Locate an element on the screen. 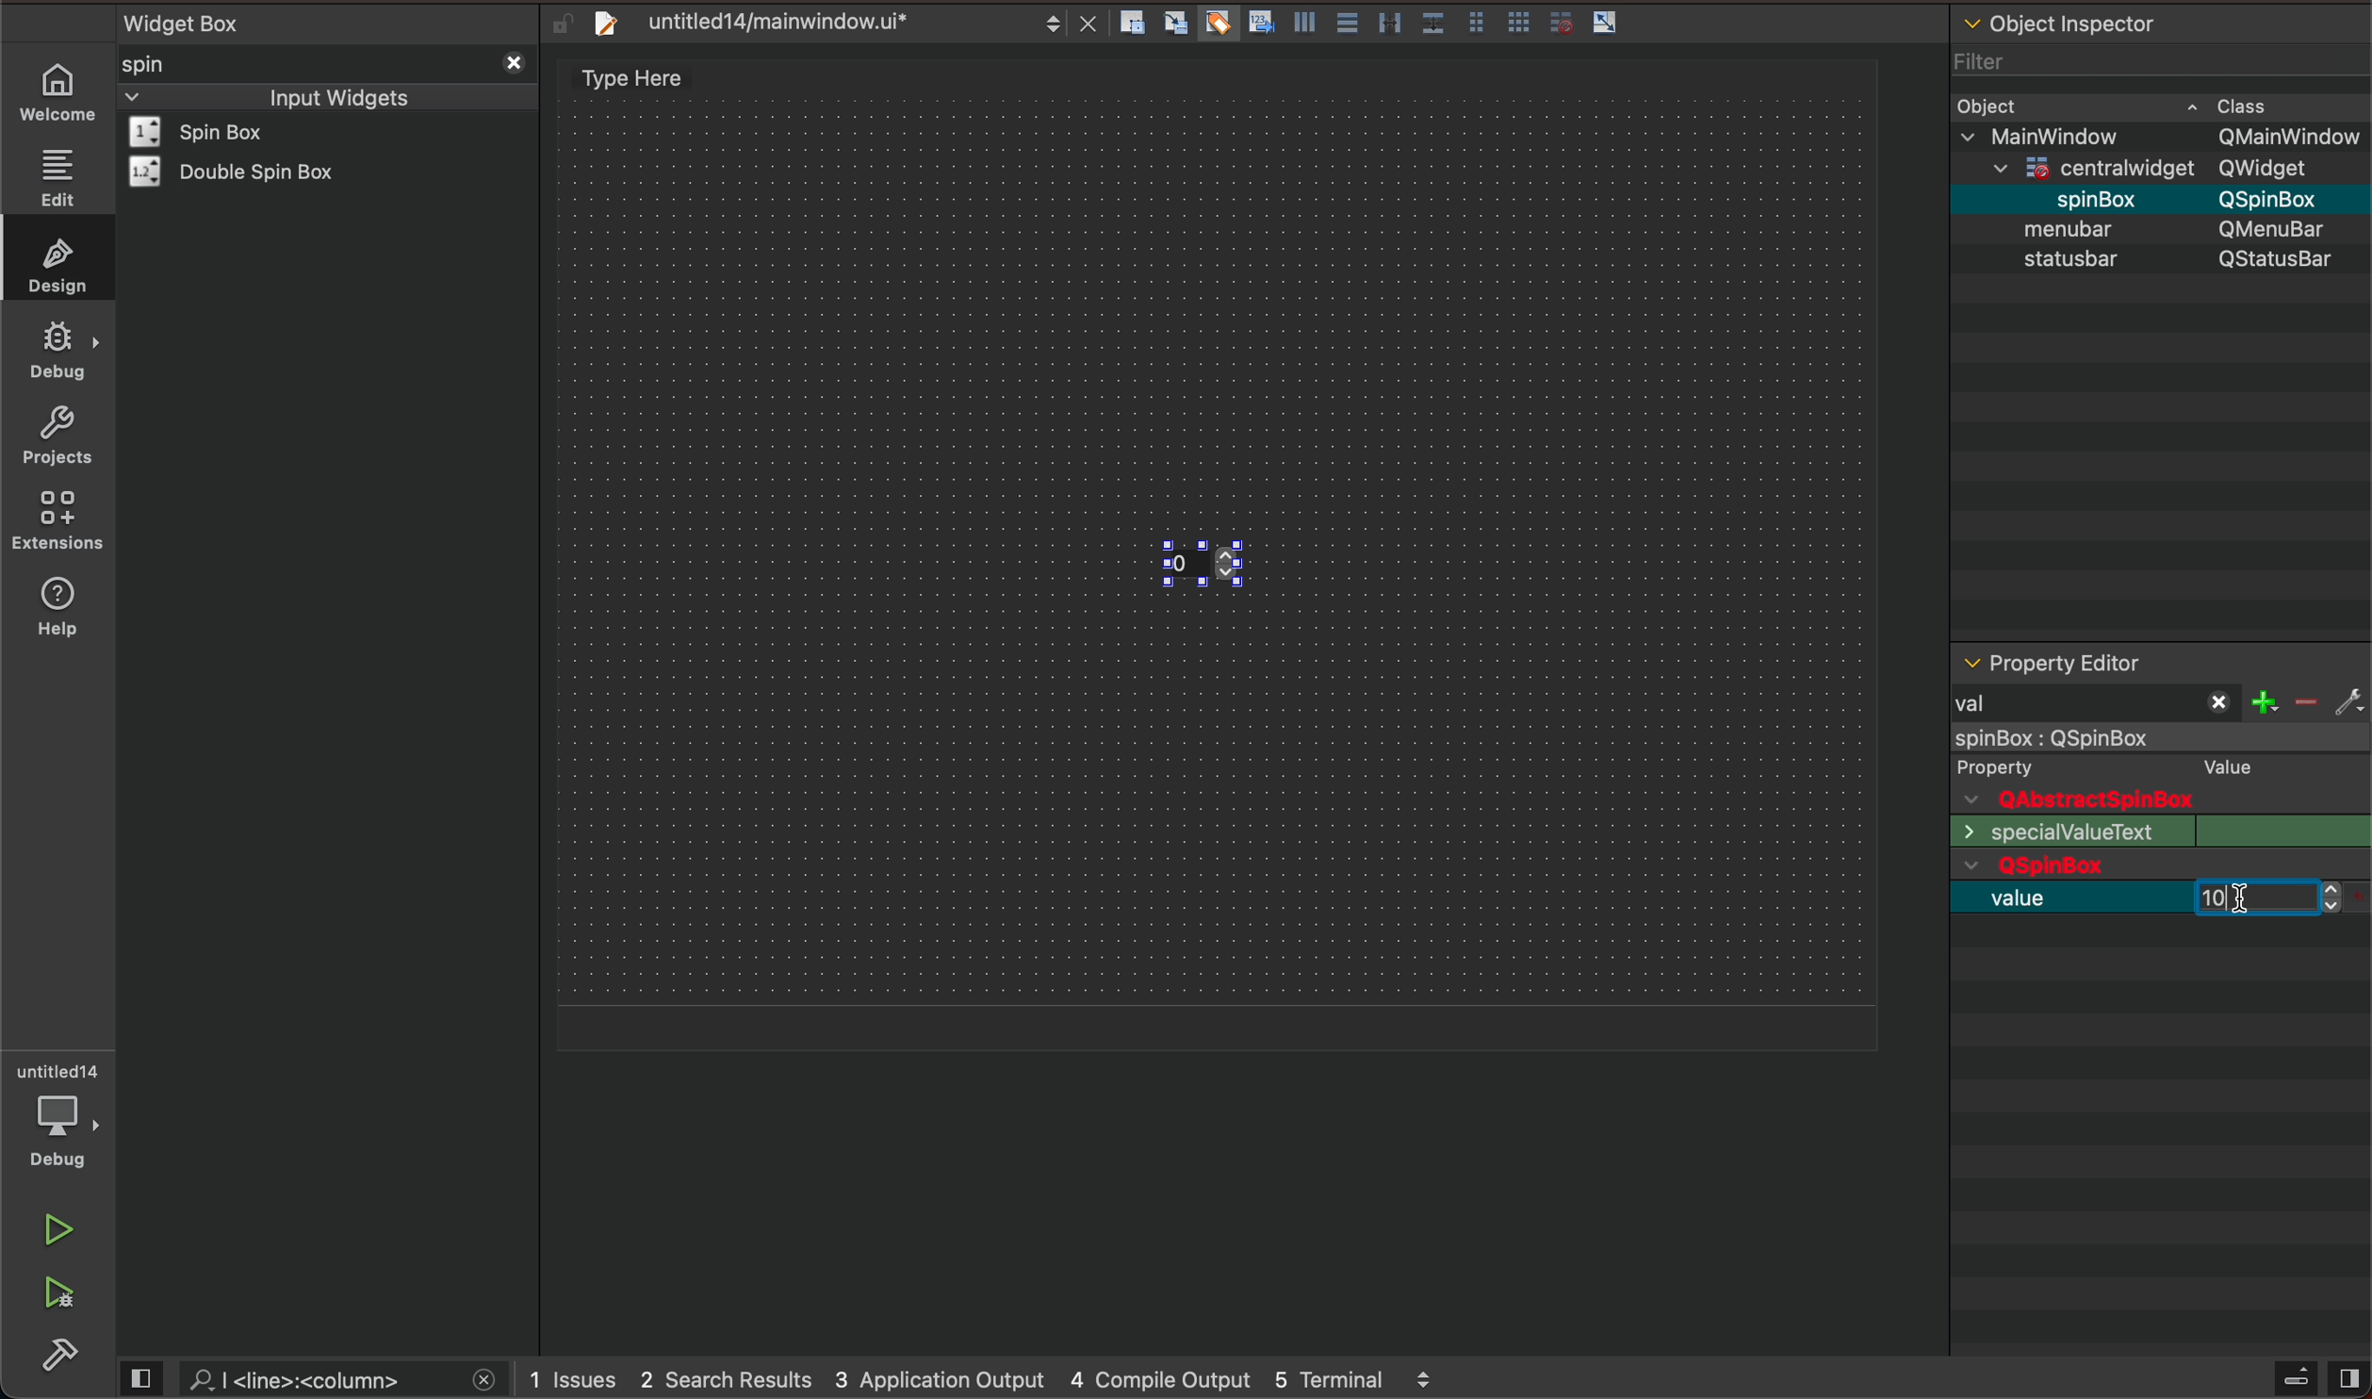  qwidget is located at coordinates (2160, 867).